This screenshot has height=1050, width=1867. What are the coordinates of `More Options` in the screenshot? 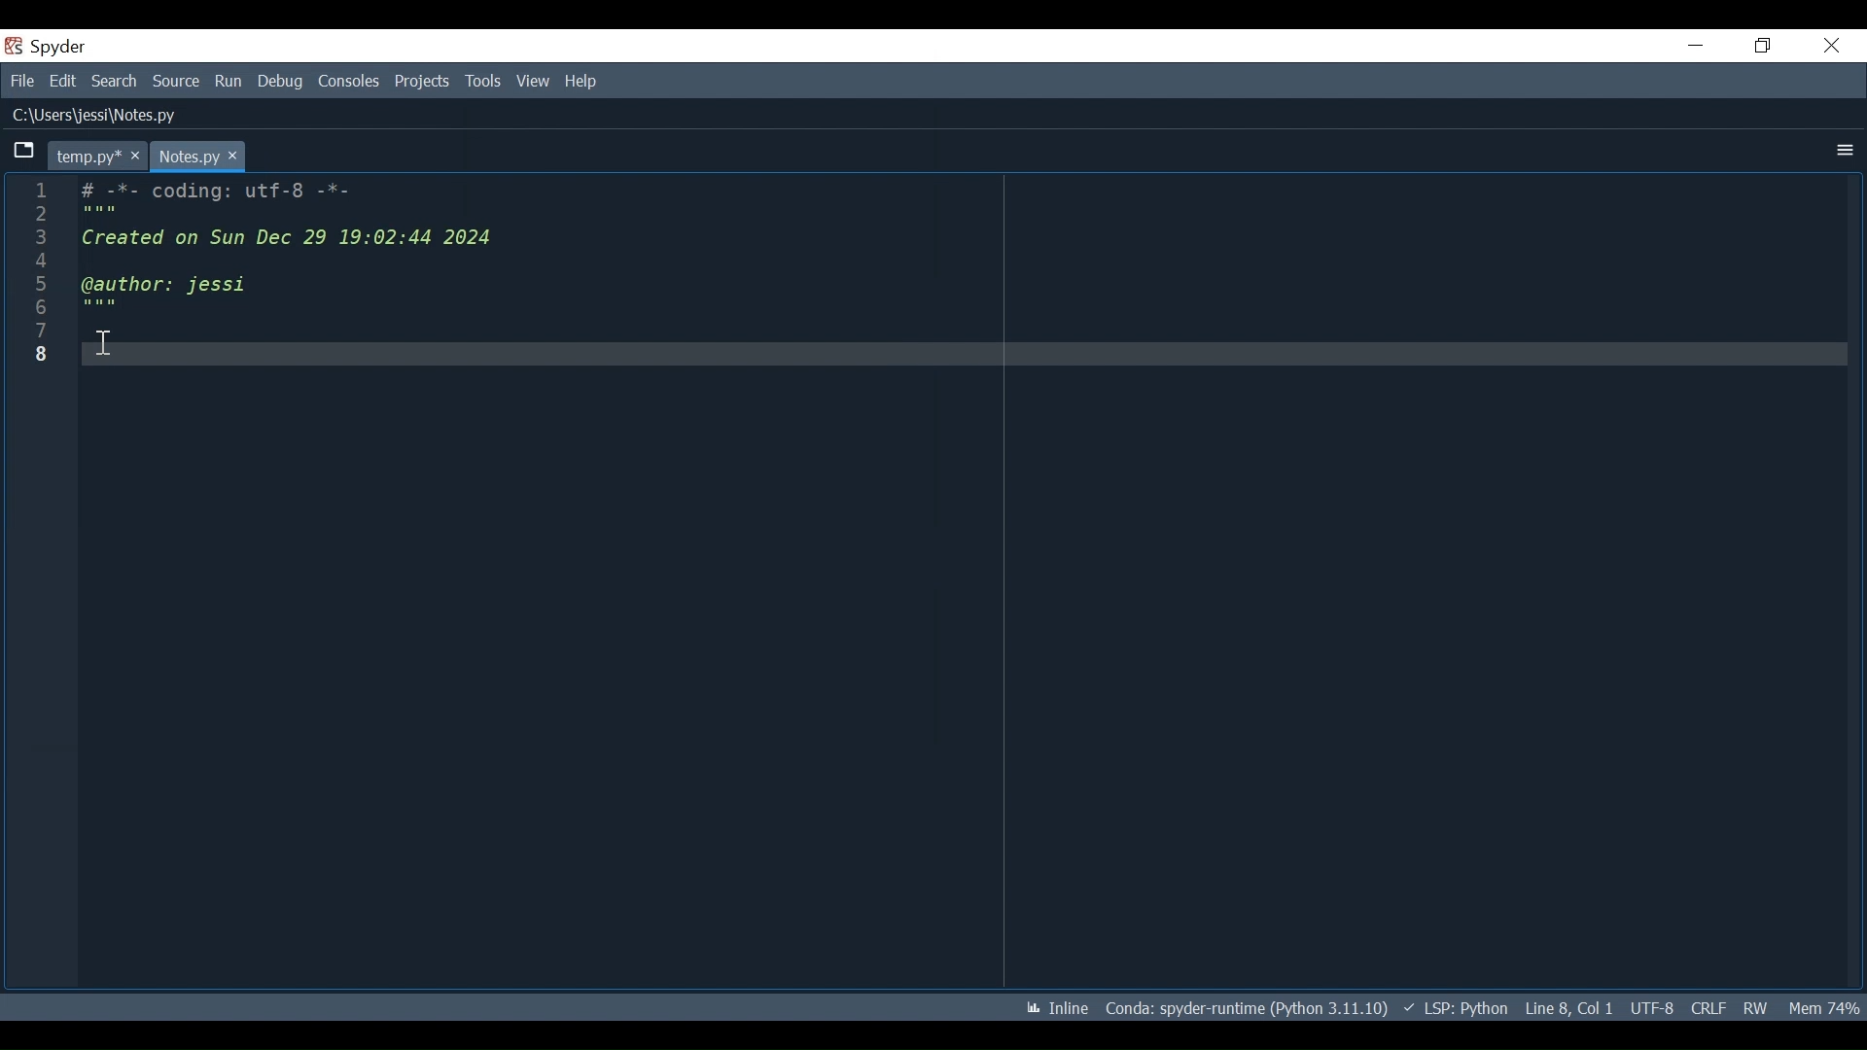 It's located at (1841, 151).